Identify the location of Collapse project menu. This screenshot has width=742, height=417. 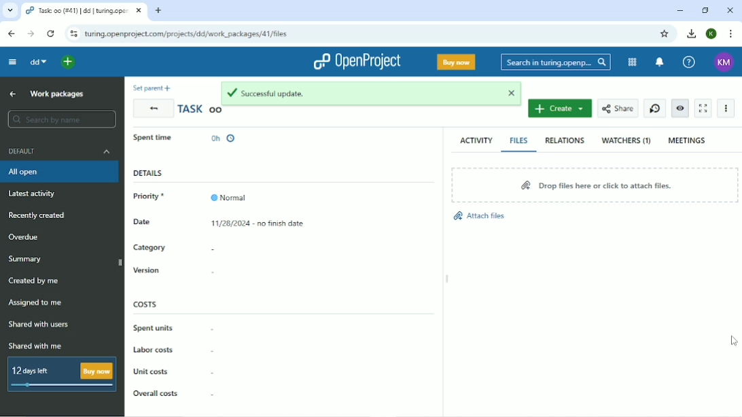
(13, 62).